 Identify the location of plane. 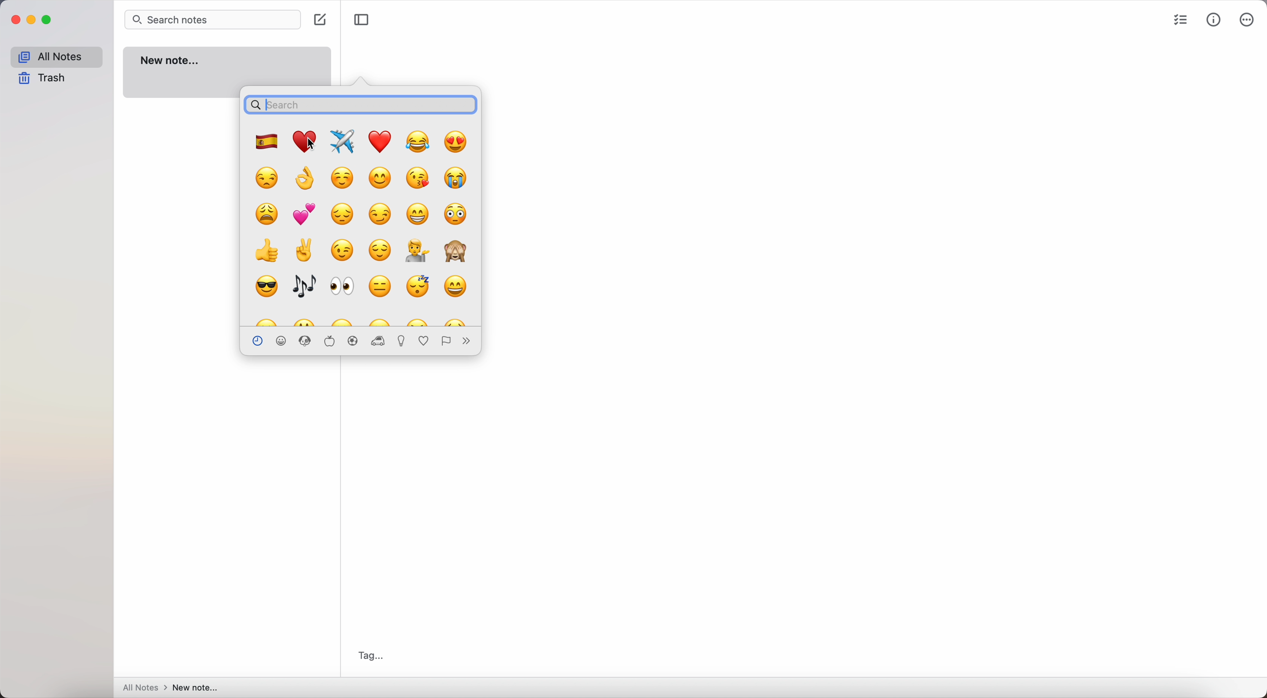
(343, 140).